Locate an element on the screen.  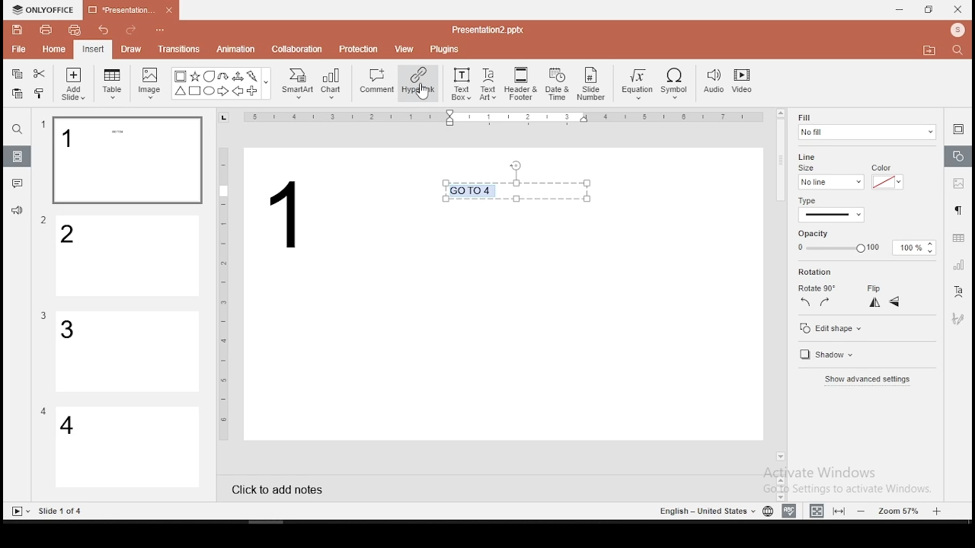
add slide is located at coordinates (73, 84).